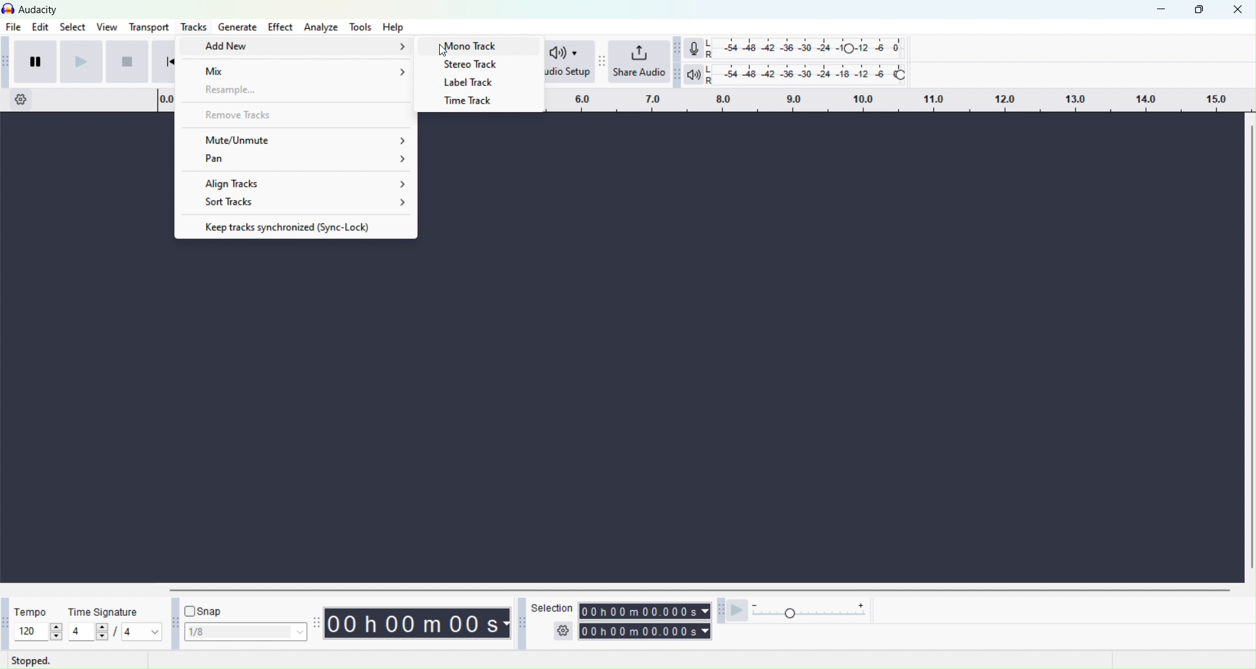 The image size is (1256, 669). What do you see at coordinates (296, 160) in the screenshot?
I see `Pan` at bounding box center [296, 160].